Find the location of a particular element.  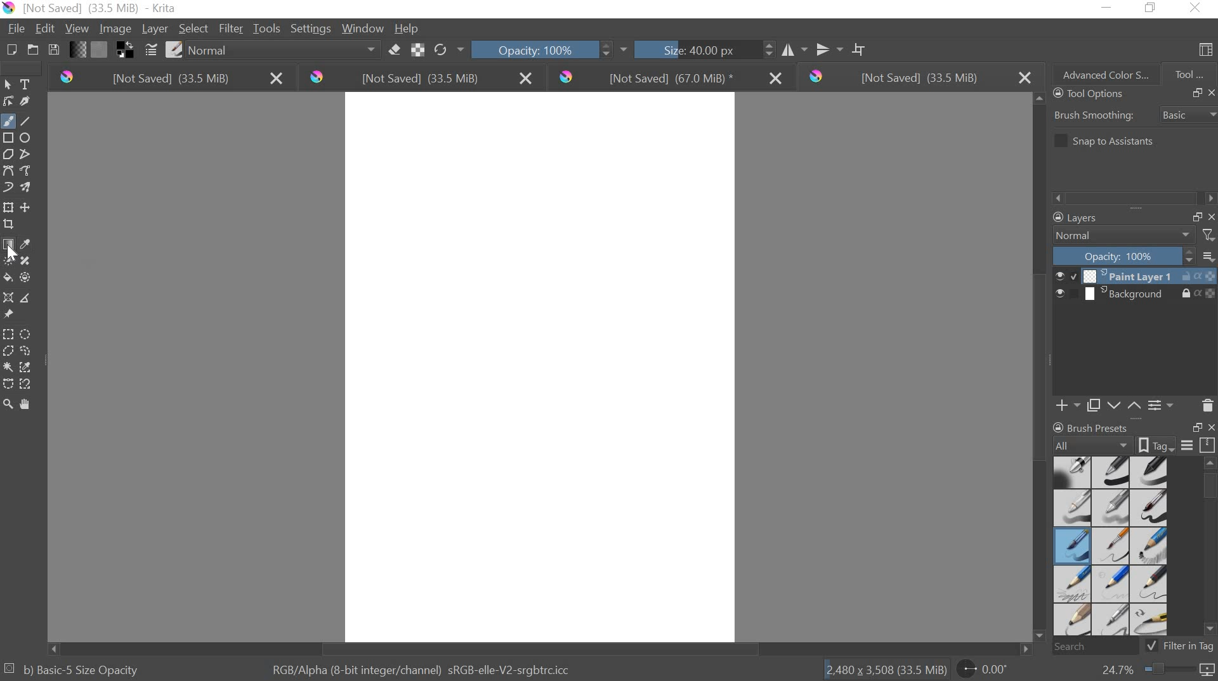

rectangular selection is located at coordinates (8, 333).